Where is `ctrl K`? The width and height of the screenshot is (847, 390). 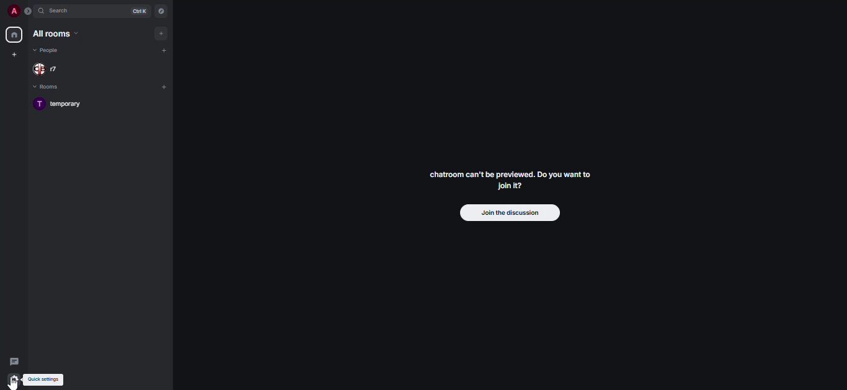
ctrl K is located at coordinates (137, 11).